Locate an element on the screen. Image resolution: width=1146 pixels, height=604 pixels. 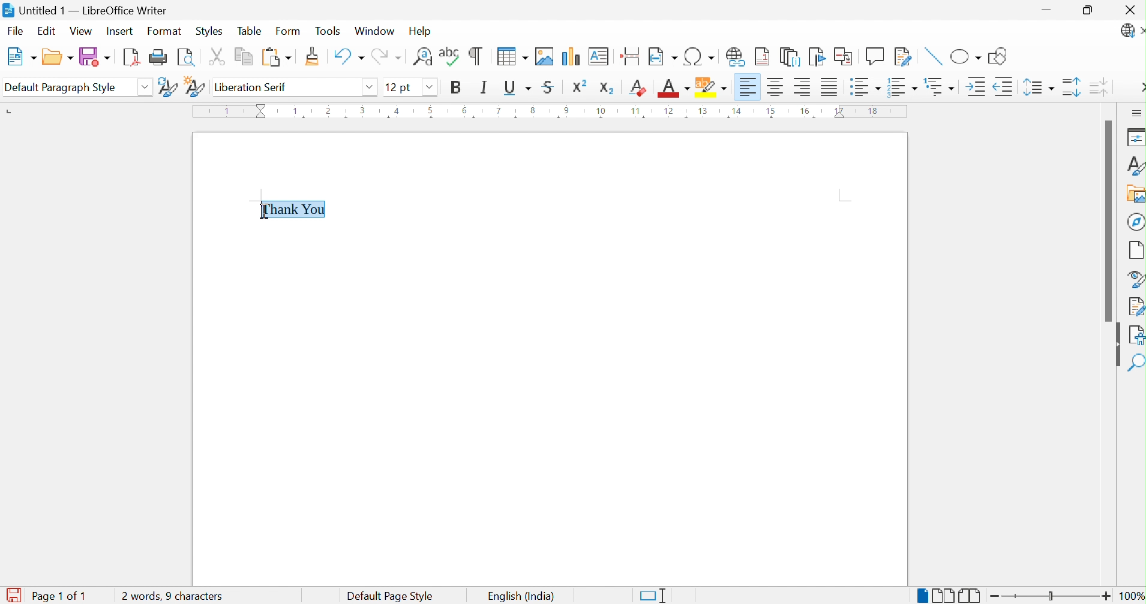
Properties is located at coordinates (1134, 138).